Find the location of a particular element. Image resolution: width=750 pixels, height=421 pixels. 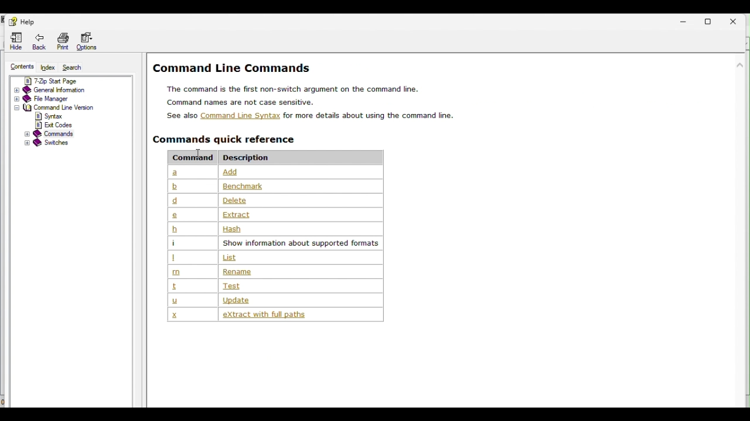

text is located at coordinates (182, 116).